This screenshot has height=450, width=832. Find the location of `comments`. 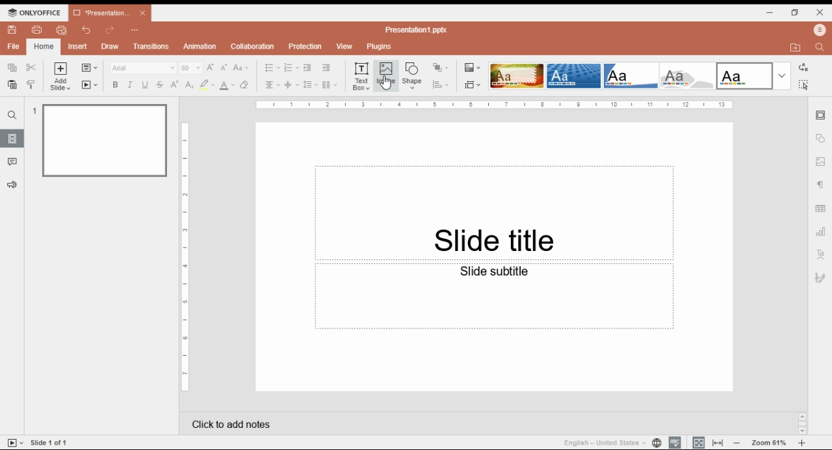

comments is located at coordinates (13, 163).